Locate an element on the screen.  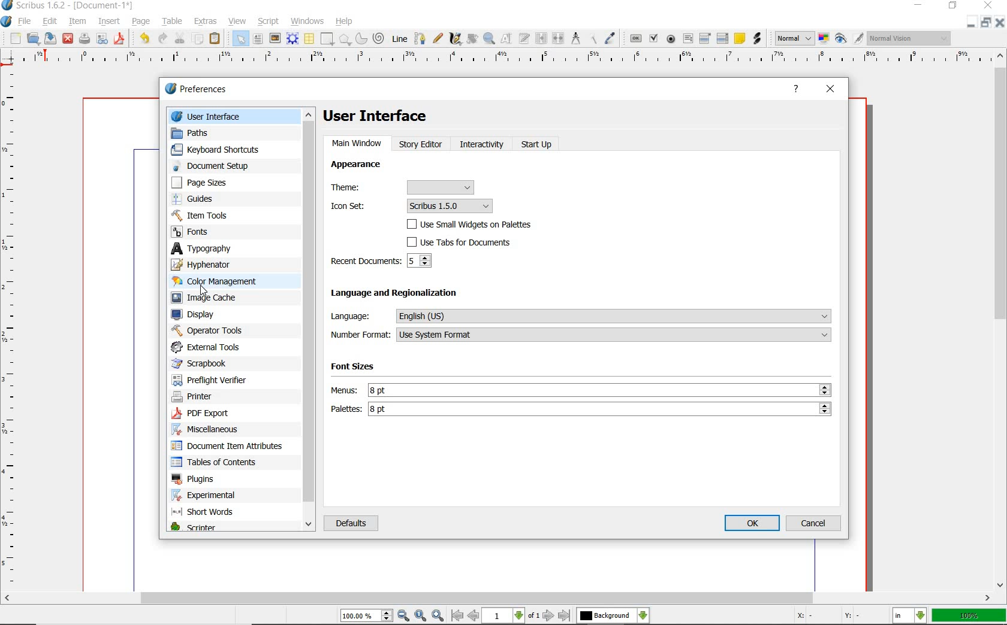
pdf check box is located at coordinates (653, 38).